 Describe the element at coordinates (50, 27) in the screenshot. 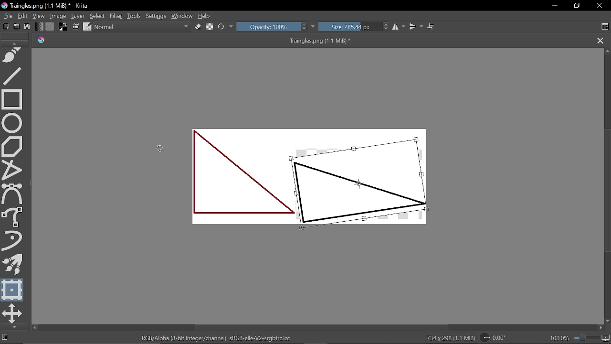

I see `Fill pattern` at that location.